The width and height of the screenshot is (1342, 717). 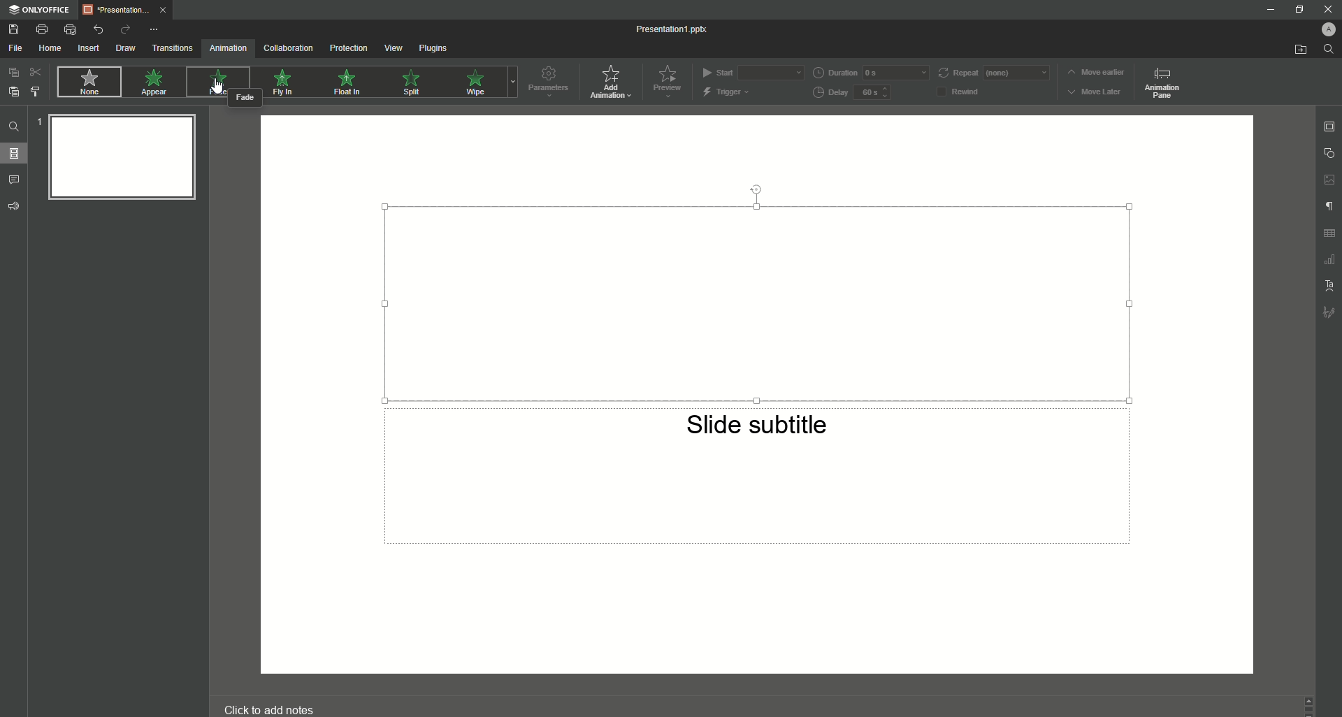 What do you see at coordinates (1095, 93) in the screenshot?
I see `Move Later` at bounding box center [1095, 93].